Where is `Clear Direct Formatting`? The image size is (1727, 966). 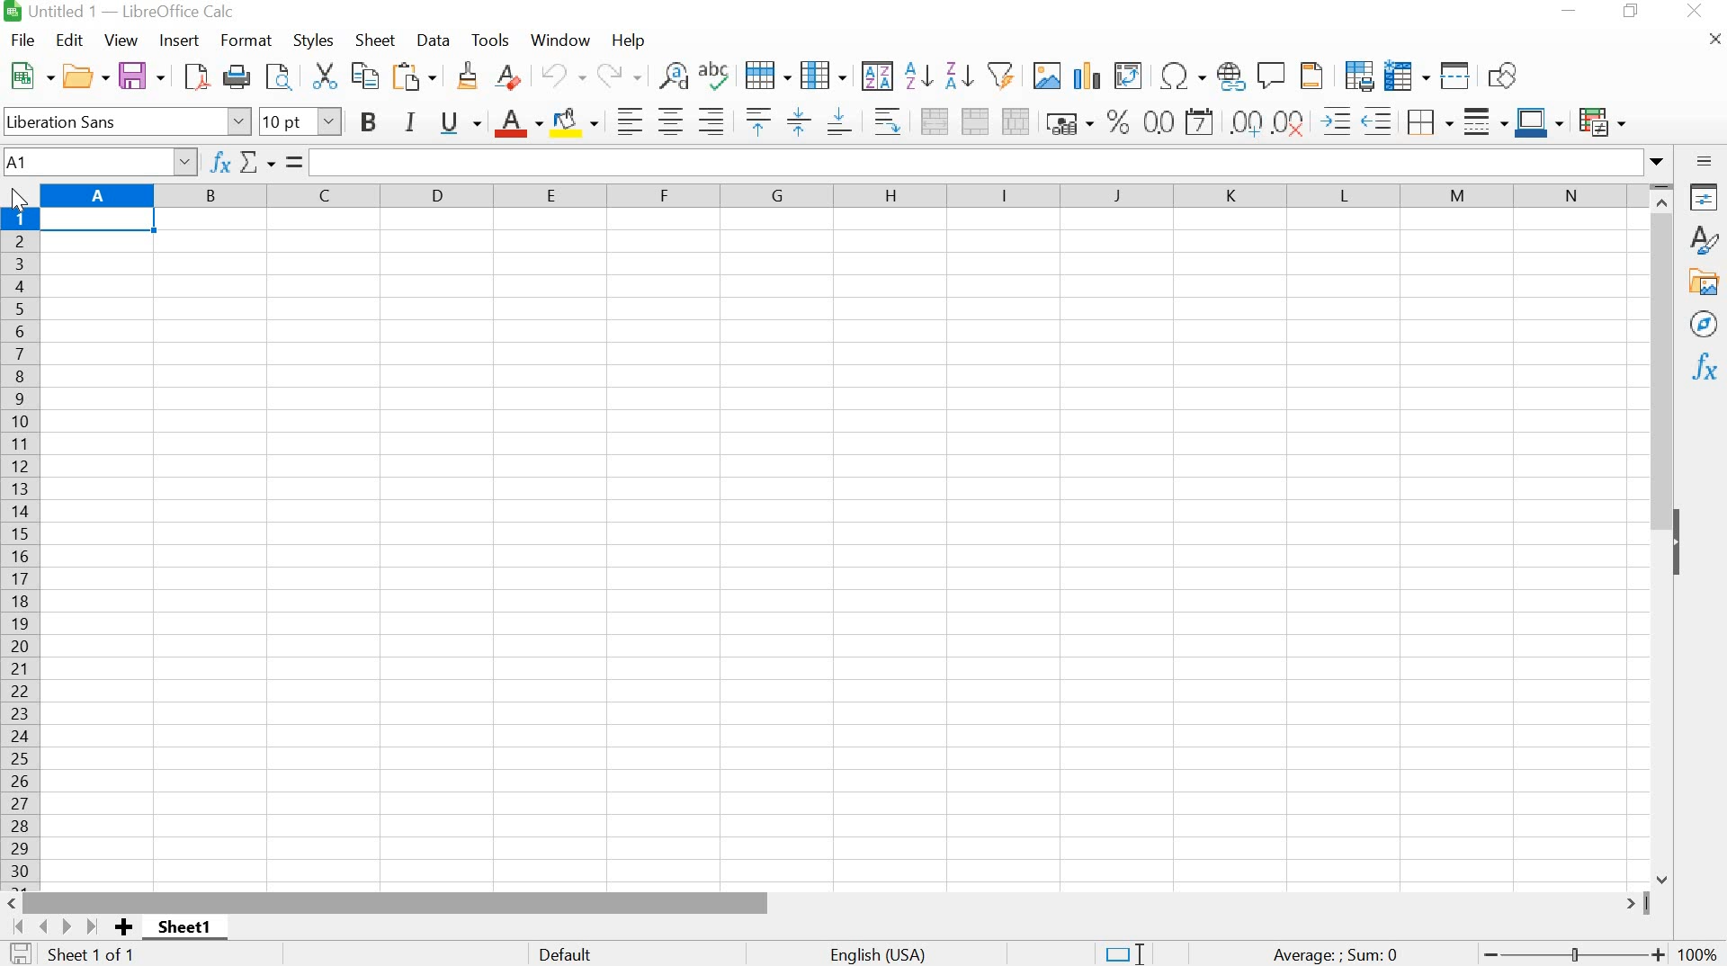
Clear Direct Formatting is located at coordinates (507, 76).